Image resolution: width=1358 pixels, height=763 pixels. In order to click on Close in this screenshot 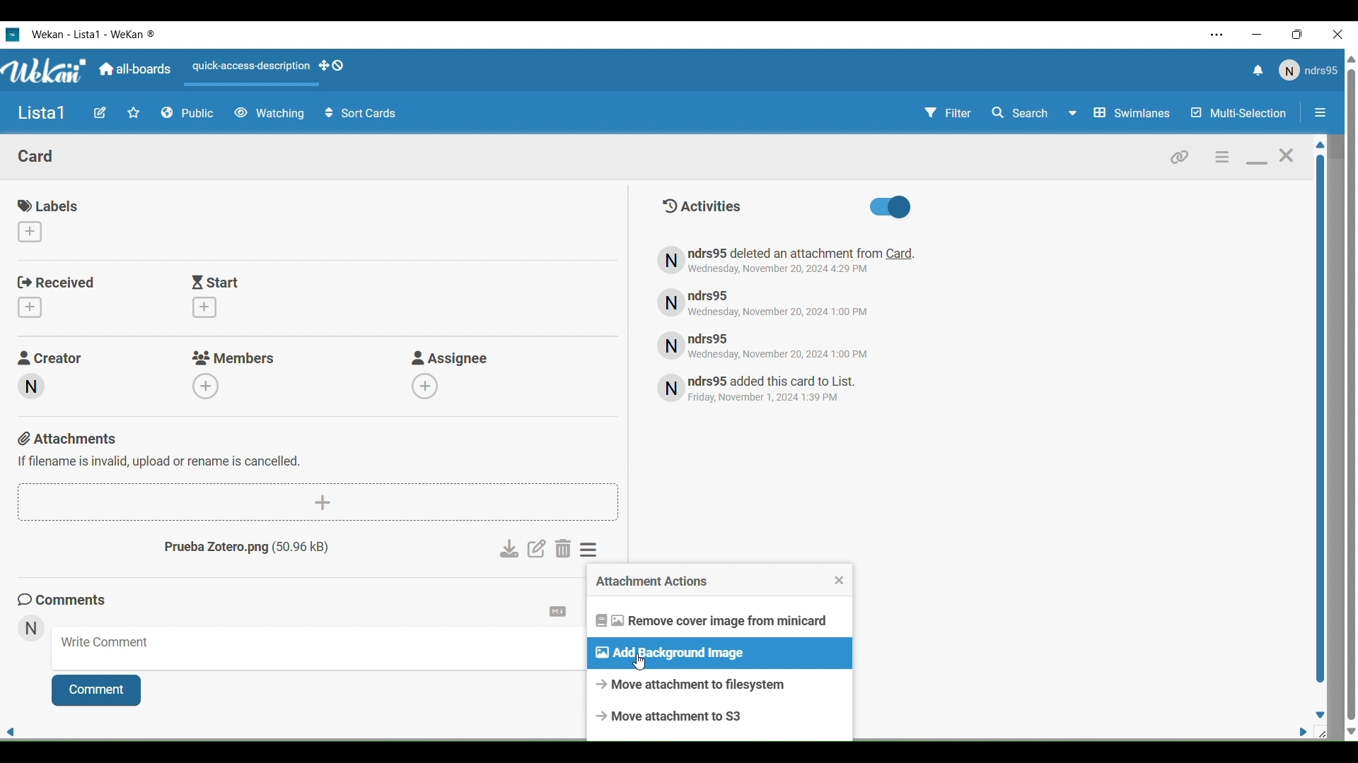, I will do `click(840, 581)`.